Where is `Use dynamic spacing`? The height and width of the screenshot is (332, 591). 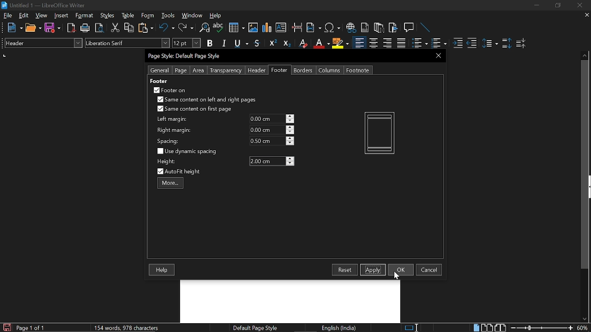
Use dynamic spacing is located at coordinates (188, 151).